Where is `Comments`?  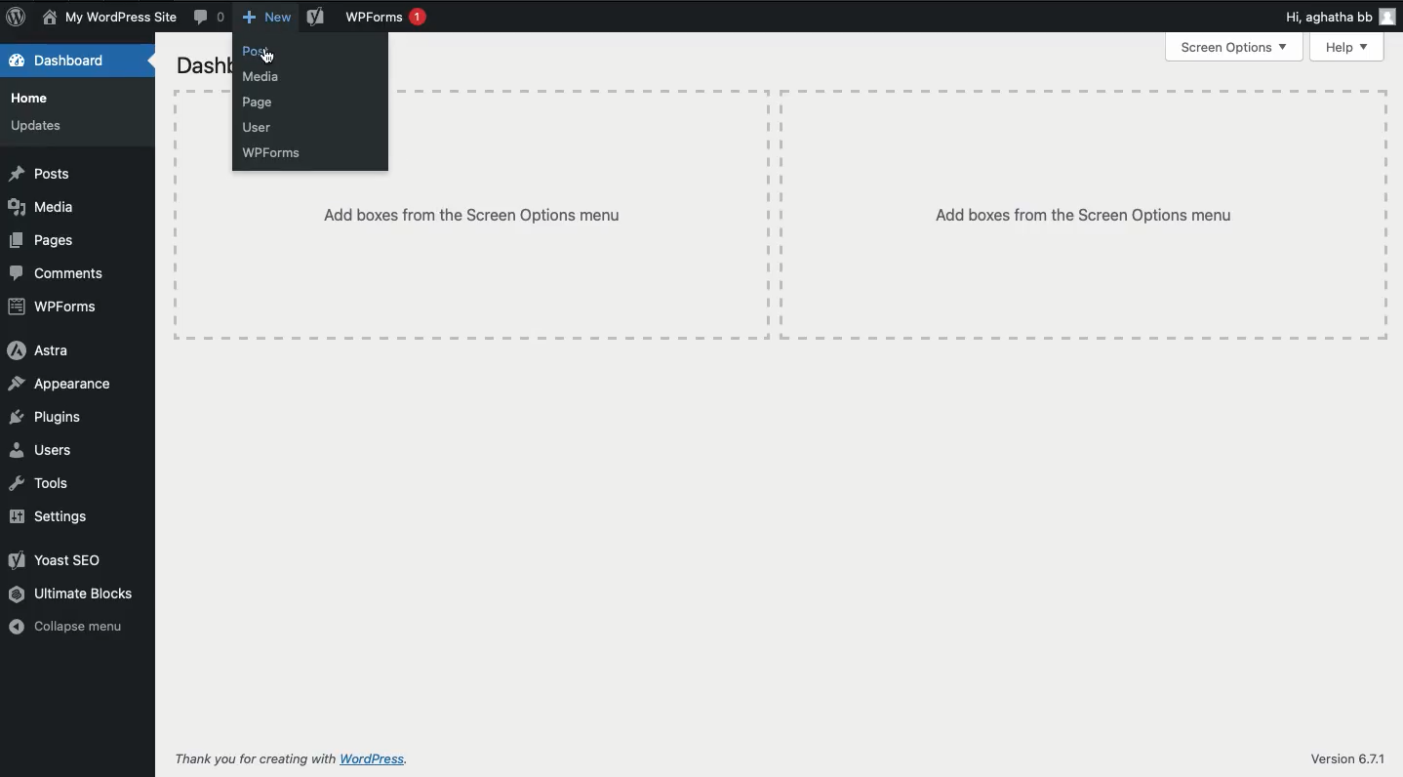 Comments is located at coordinates (58, 273).